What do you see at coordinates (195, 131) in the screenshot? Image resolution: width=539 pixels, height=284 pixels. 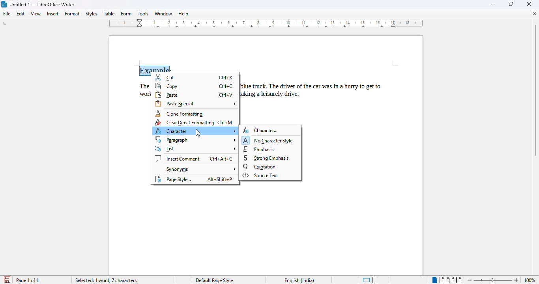 I see `character` at bounding box center [195, 131].